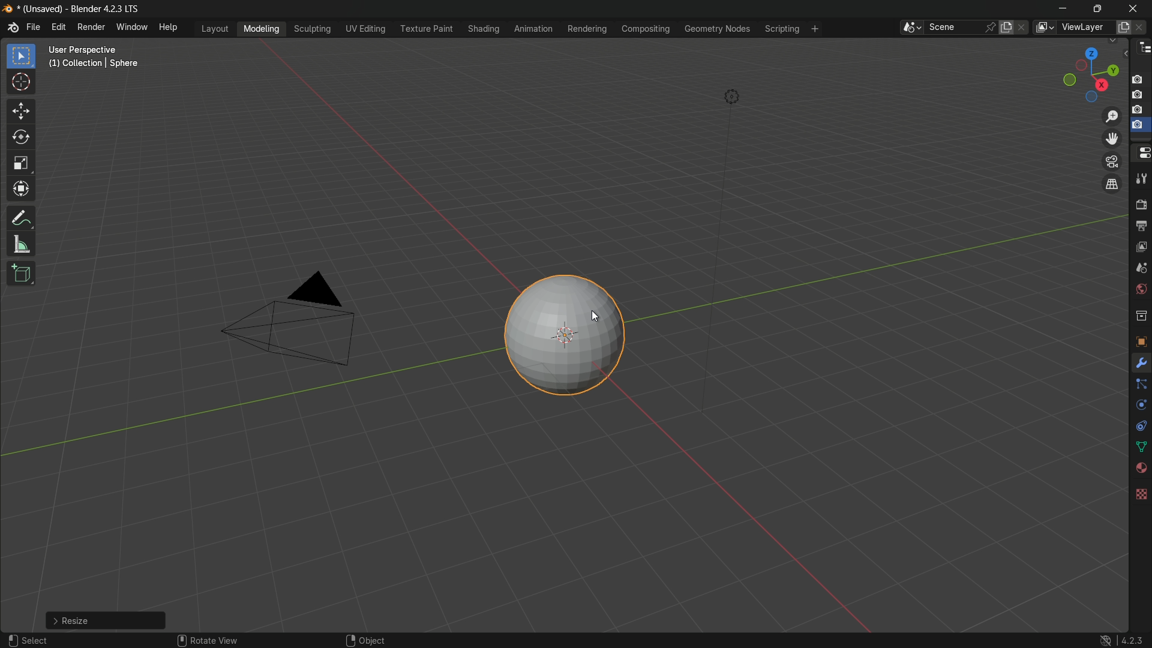 This screenshot has width=1152, height=648. I want to click on object, so click(371, 638).